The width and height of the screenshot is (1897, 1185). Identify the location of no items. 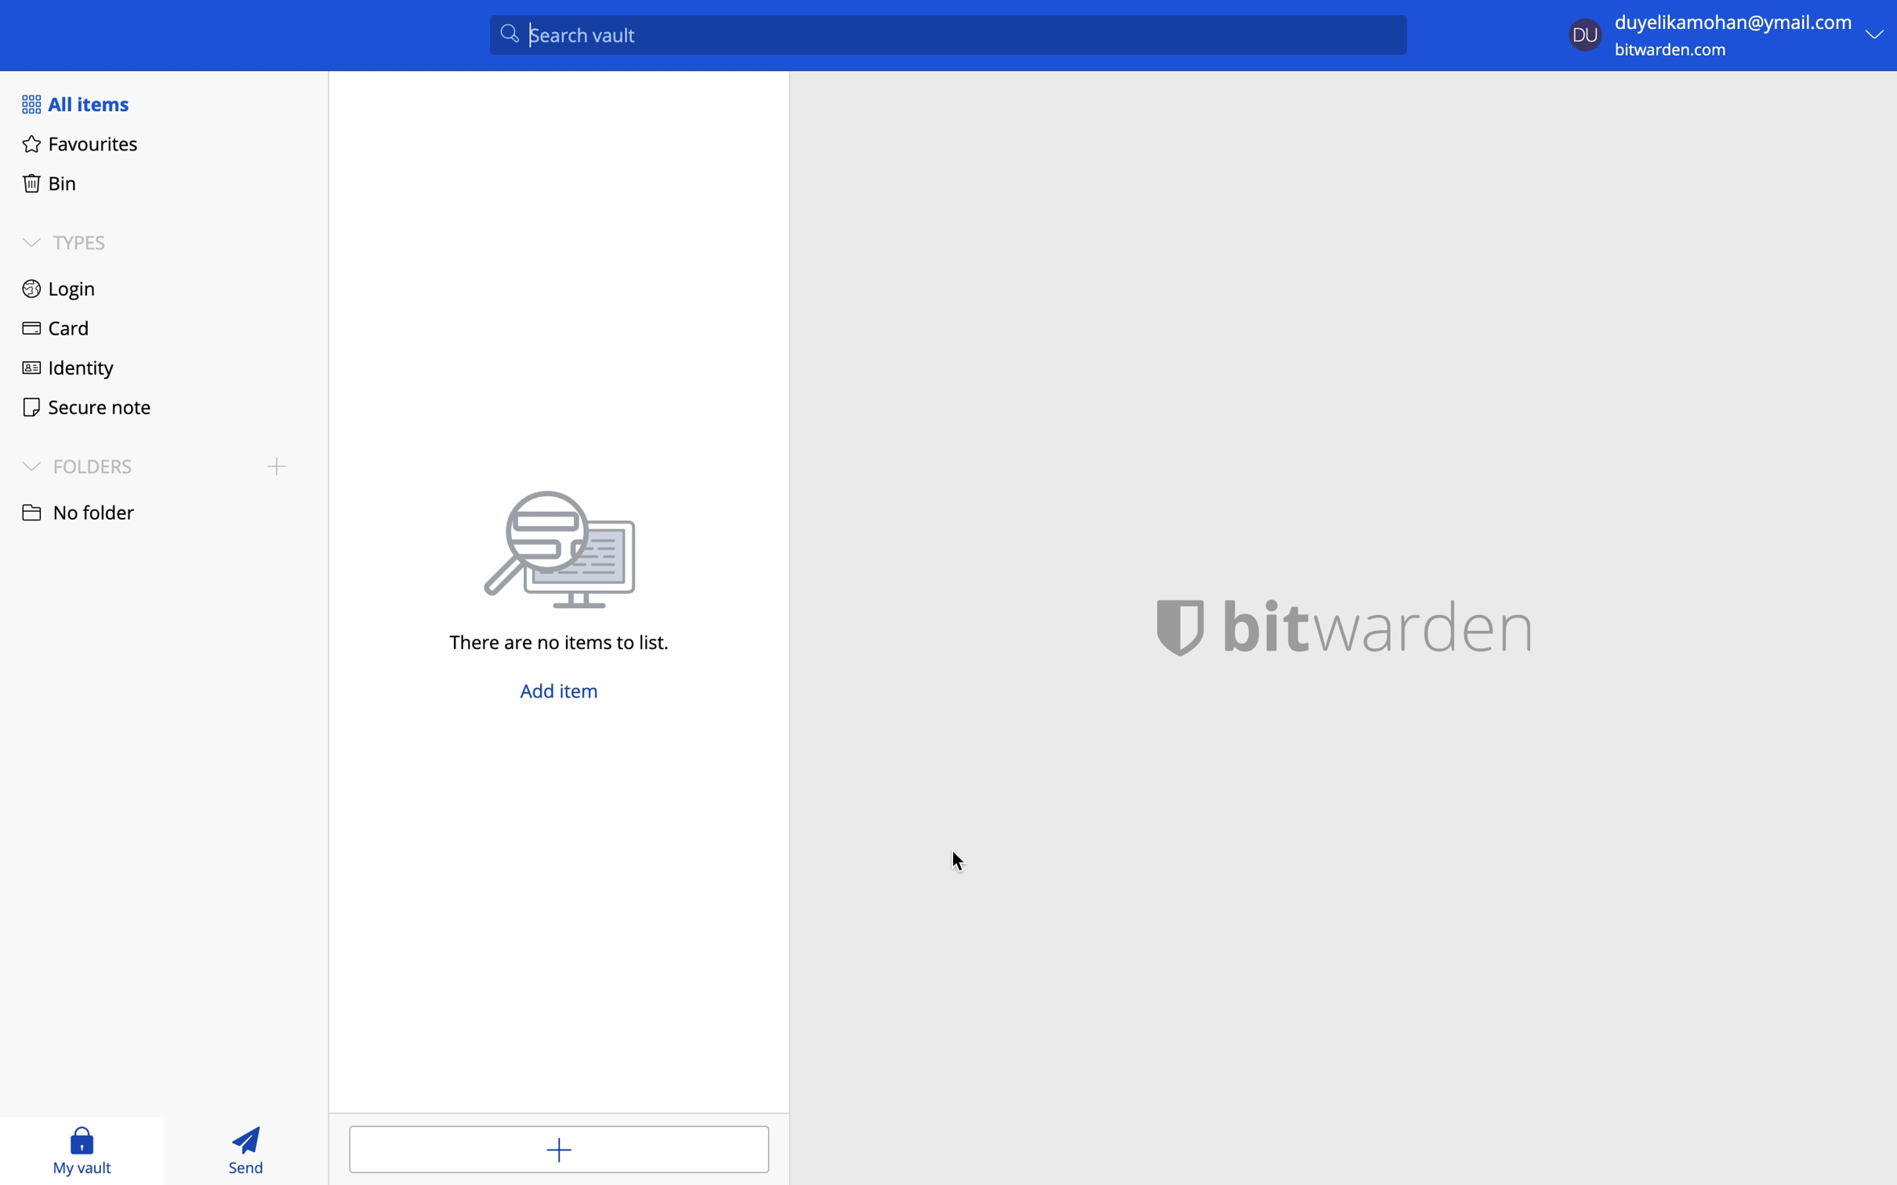
(564, 572).